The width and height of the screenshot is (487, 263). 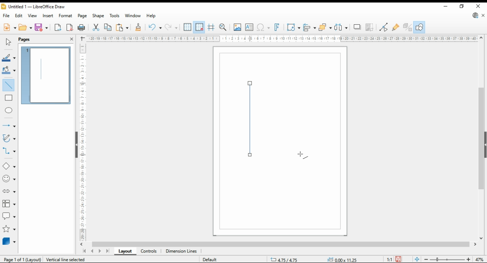 I want to click on edit, so click(x=20, y=16).